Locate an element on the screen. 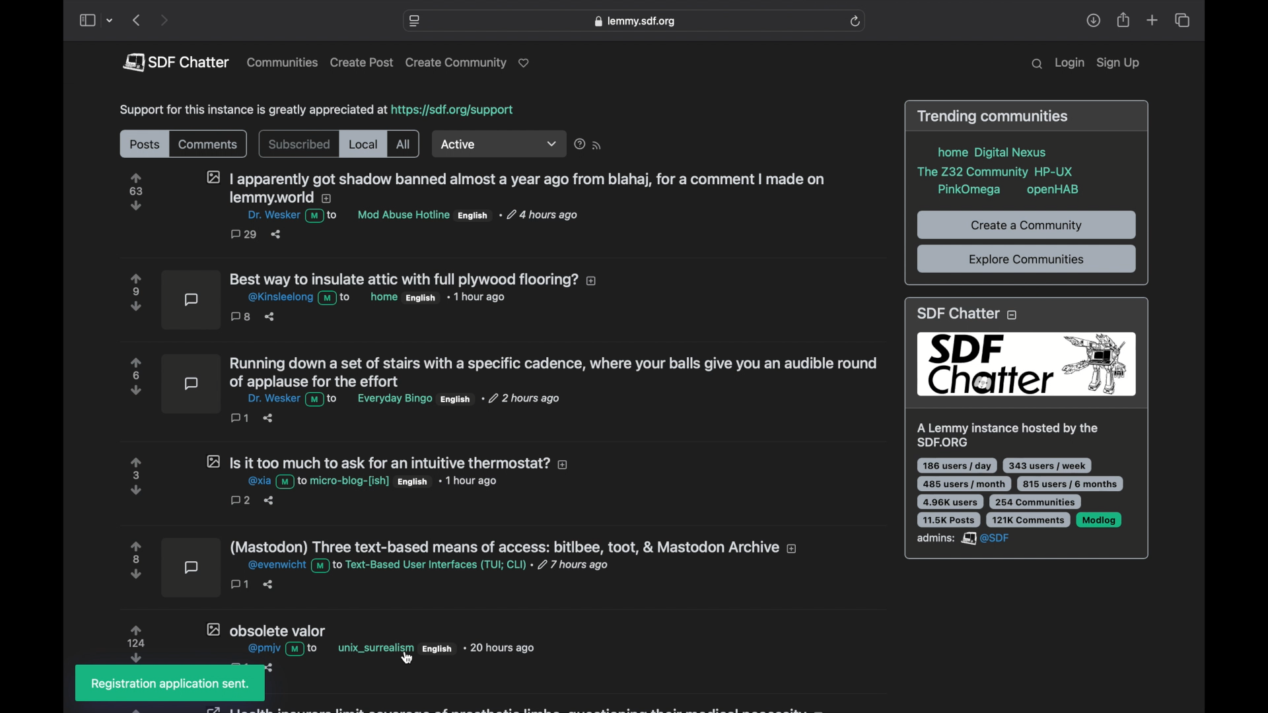  pdf chatter is located at coordinates (175, 62).